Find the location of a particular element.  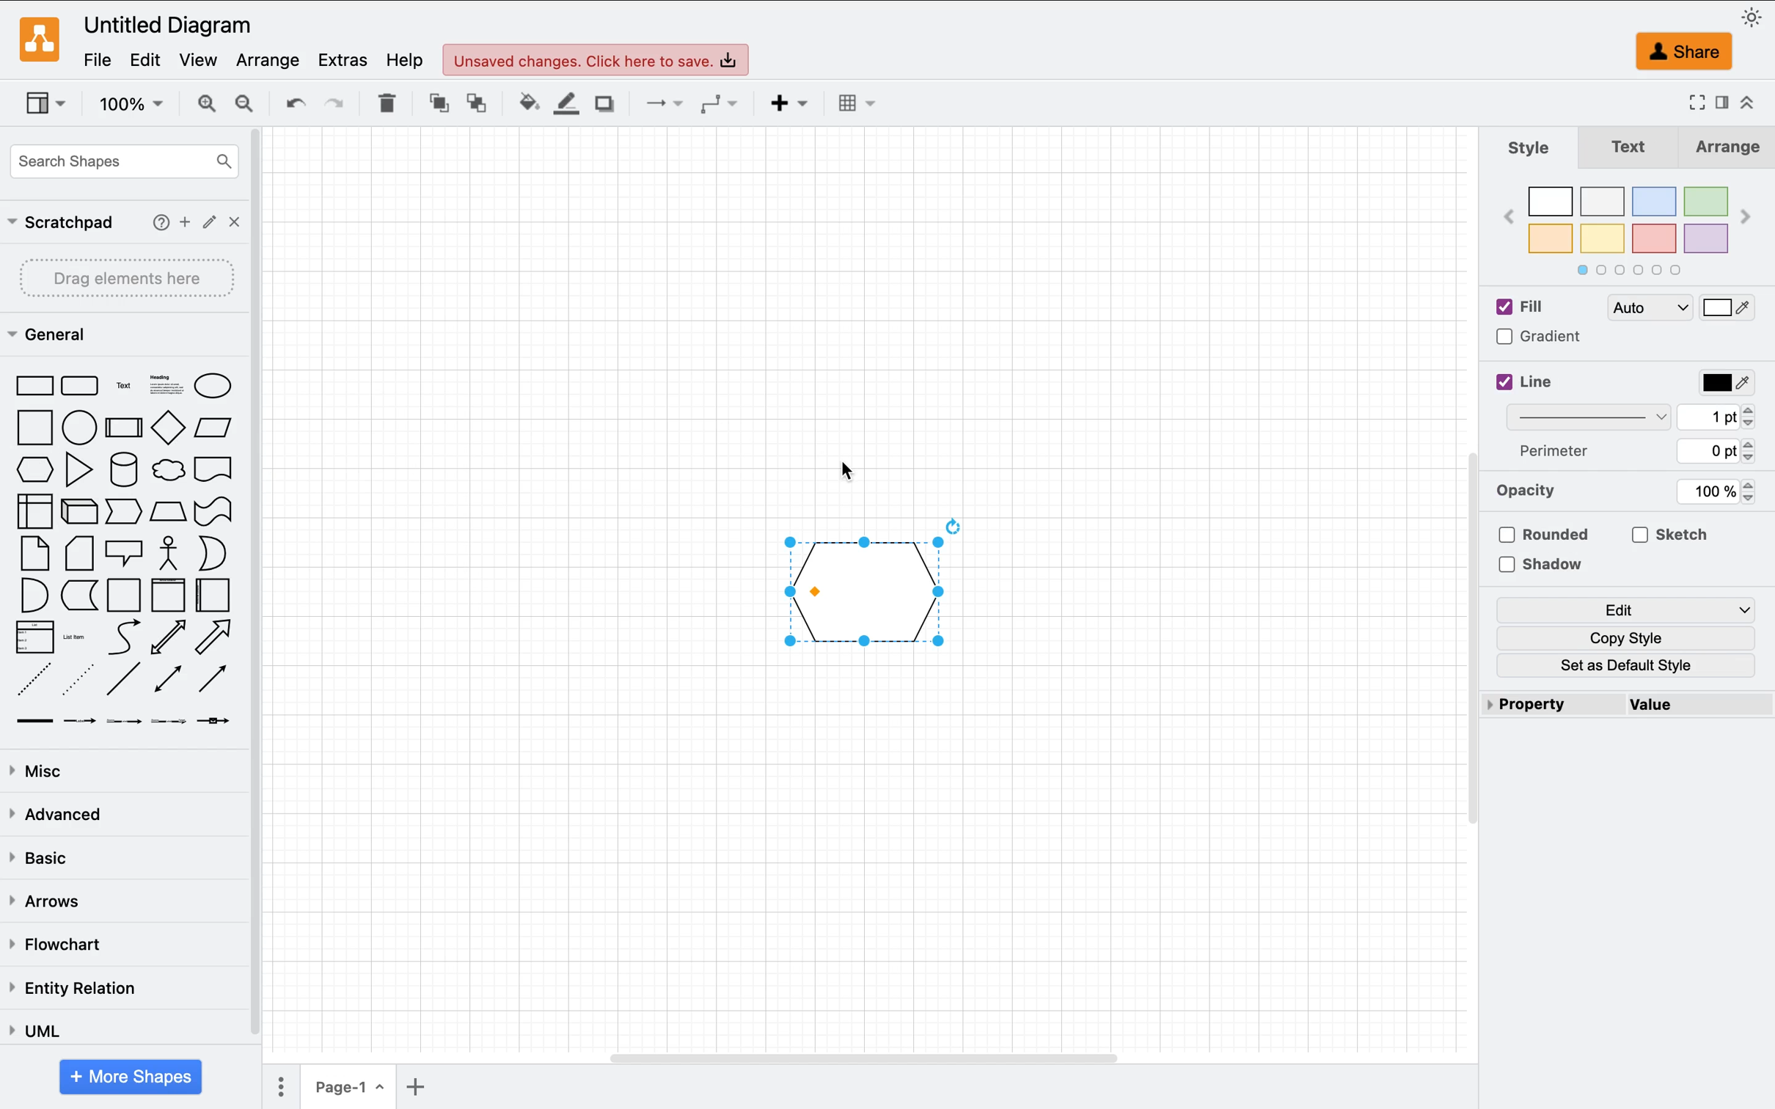

Fill is located at coordinates (1542, 309).